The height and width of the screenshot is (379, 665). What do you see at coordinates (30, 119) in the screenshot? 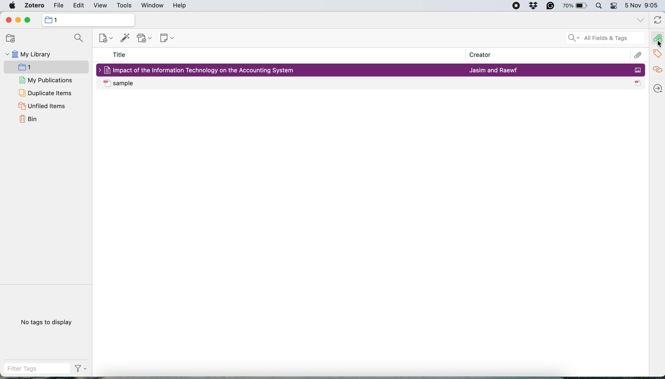
I see `bin` at bounding box center [30, 119].